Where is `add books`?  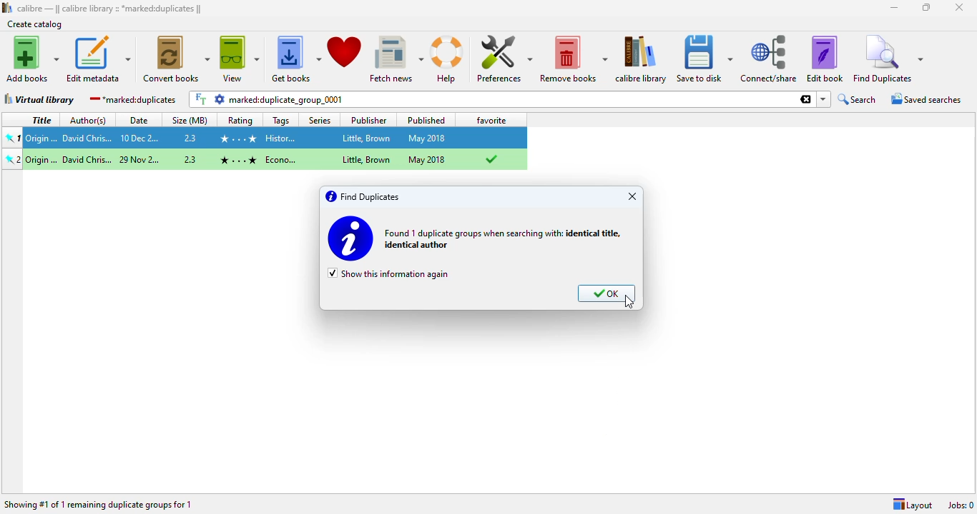
add books is located at coordinates (33, 59).